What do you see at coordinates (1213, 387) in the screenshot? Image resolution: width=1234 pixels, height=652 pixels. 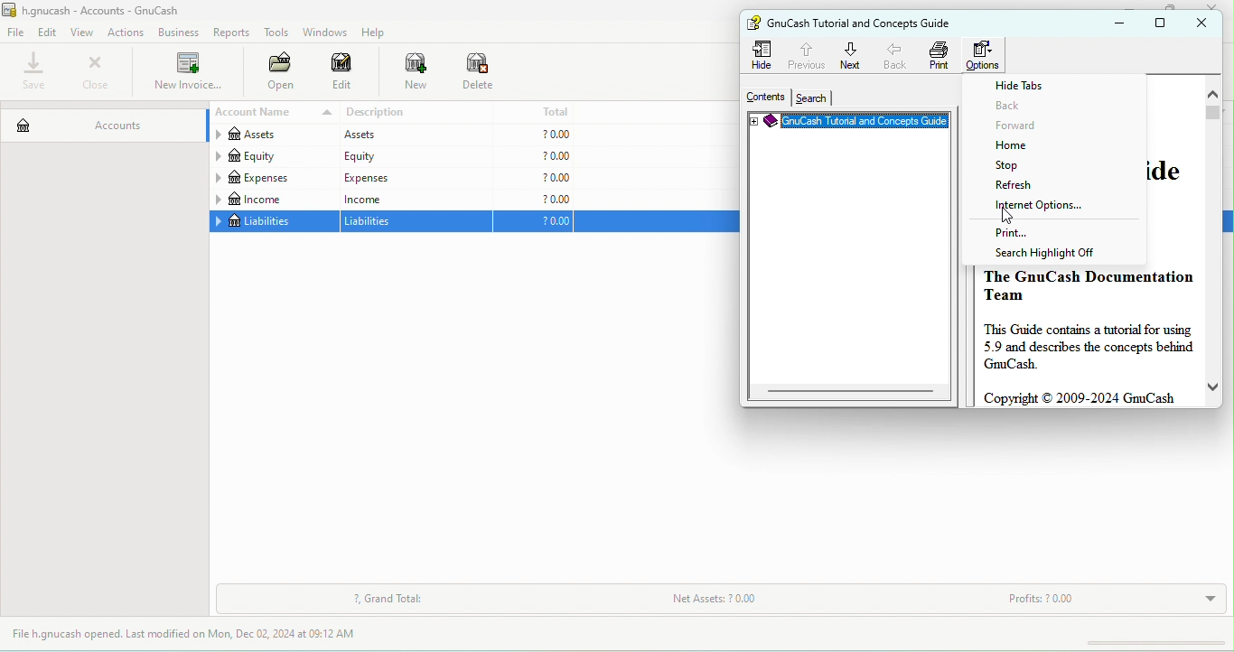 I see `move down` at bounding box center [1213, 387].